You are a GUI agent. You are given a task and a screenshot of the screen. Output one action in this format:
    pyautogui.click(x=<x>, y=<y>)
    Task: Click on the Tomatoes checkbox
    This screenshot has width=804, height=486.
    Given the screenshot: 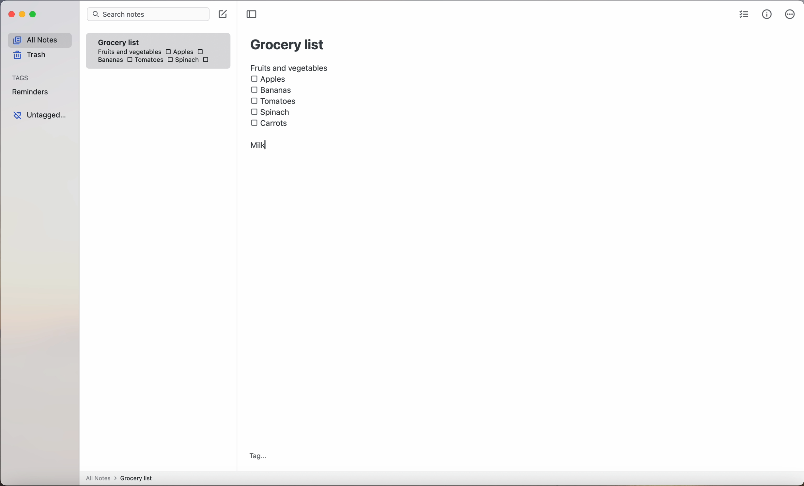 What is the action you would take?
    pyautogui.click(x=144, y=60)
    